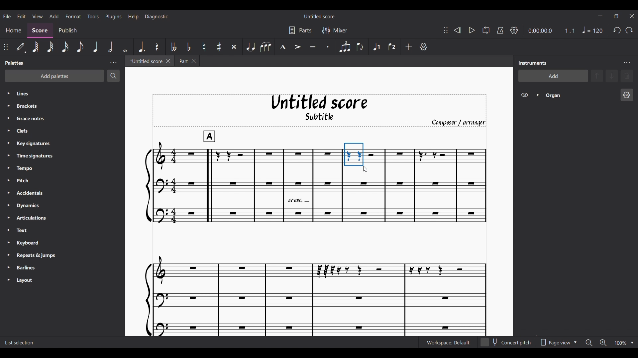  What do you see at coordinates (603, 342) in the screenshot?
I see `Zoom in` at bounding box center [603, 342].